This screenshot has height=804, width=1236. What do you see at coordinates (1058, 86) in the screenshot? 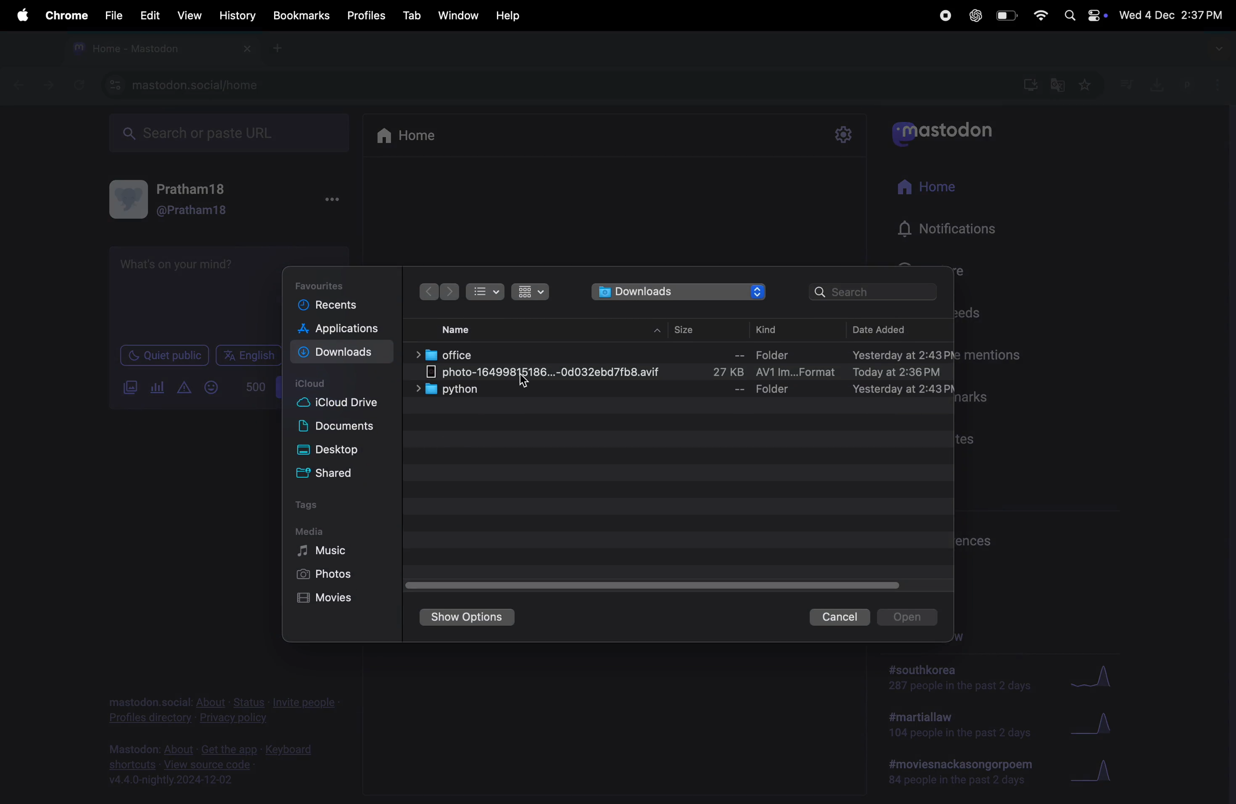
I see `translates` at bounding box center [1058, 86].